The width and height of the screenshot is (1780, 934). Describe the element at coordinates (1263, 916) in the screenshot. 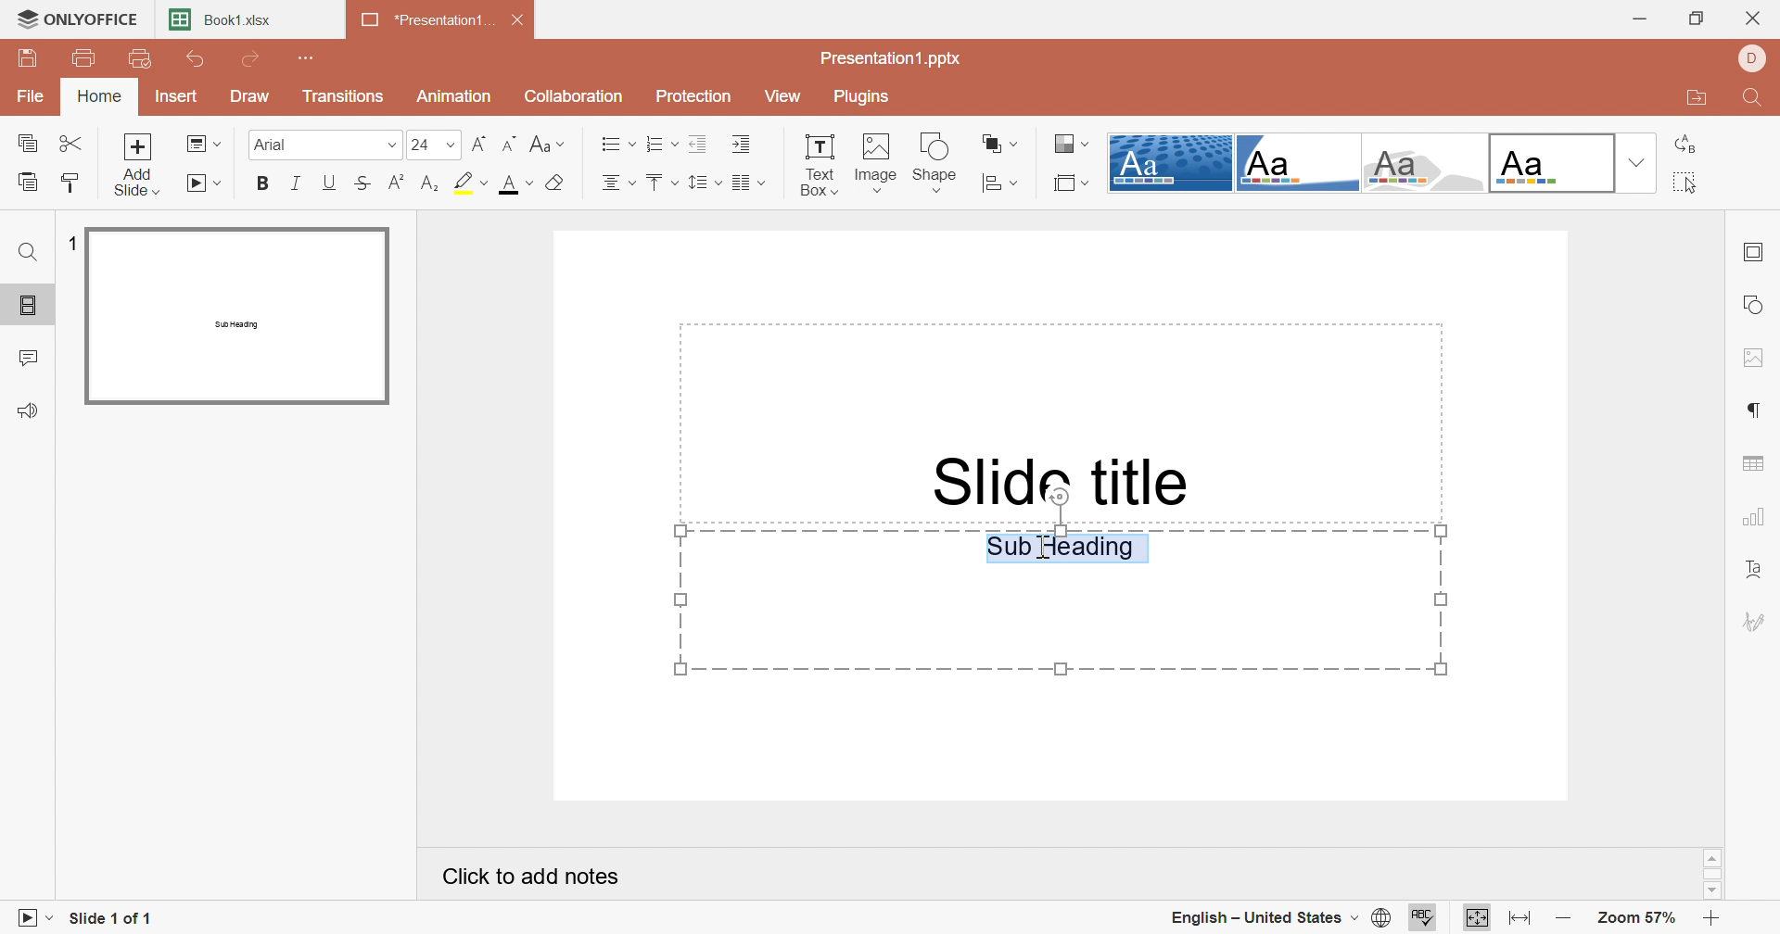

I see `English - United States` at that location.